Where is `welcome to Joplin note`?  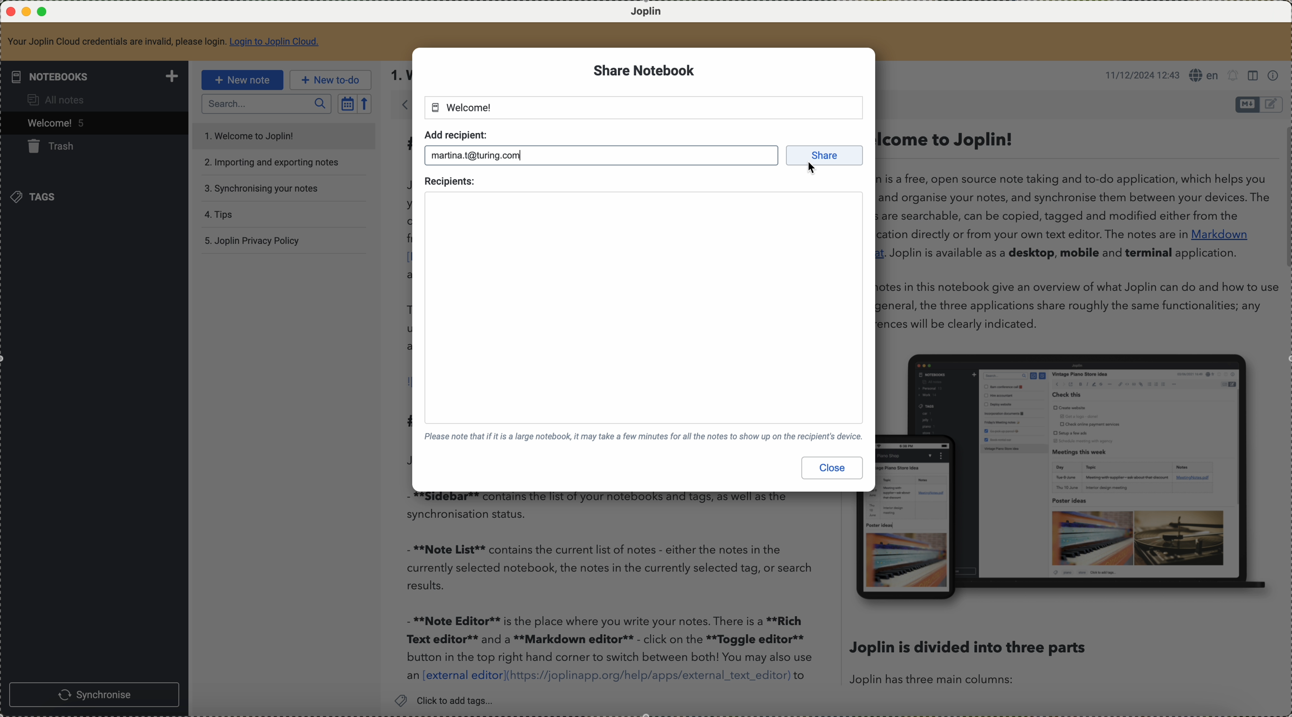 welcome to Joplin note is located at coordinates (282, 134).